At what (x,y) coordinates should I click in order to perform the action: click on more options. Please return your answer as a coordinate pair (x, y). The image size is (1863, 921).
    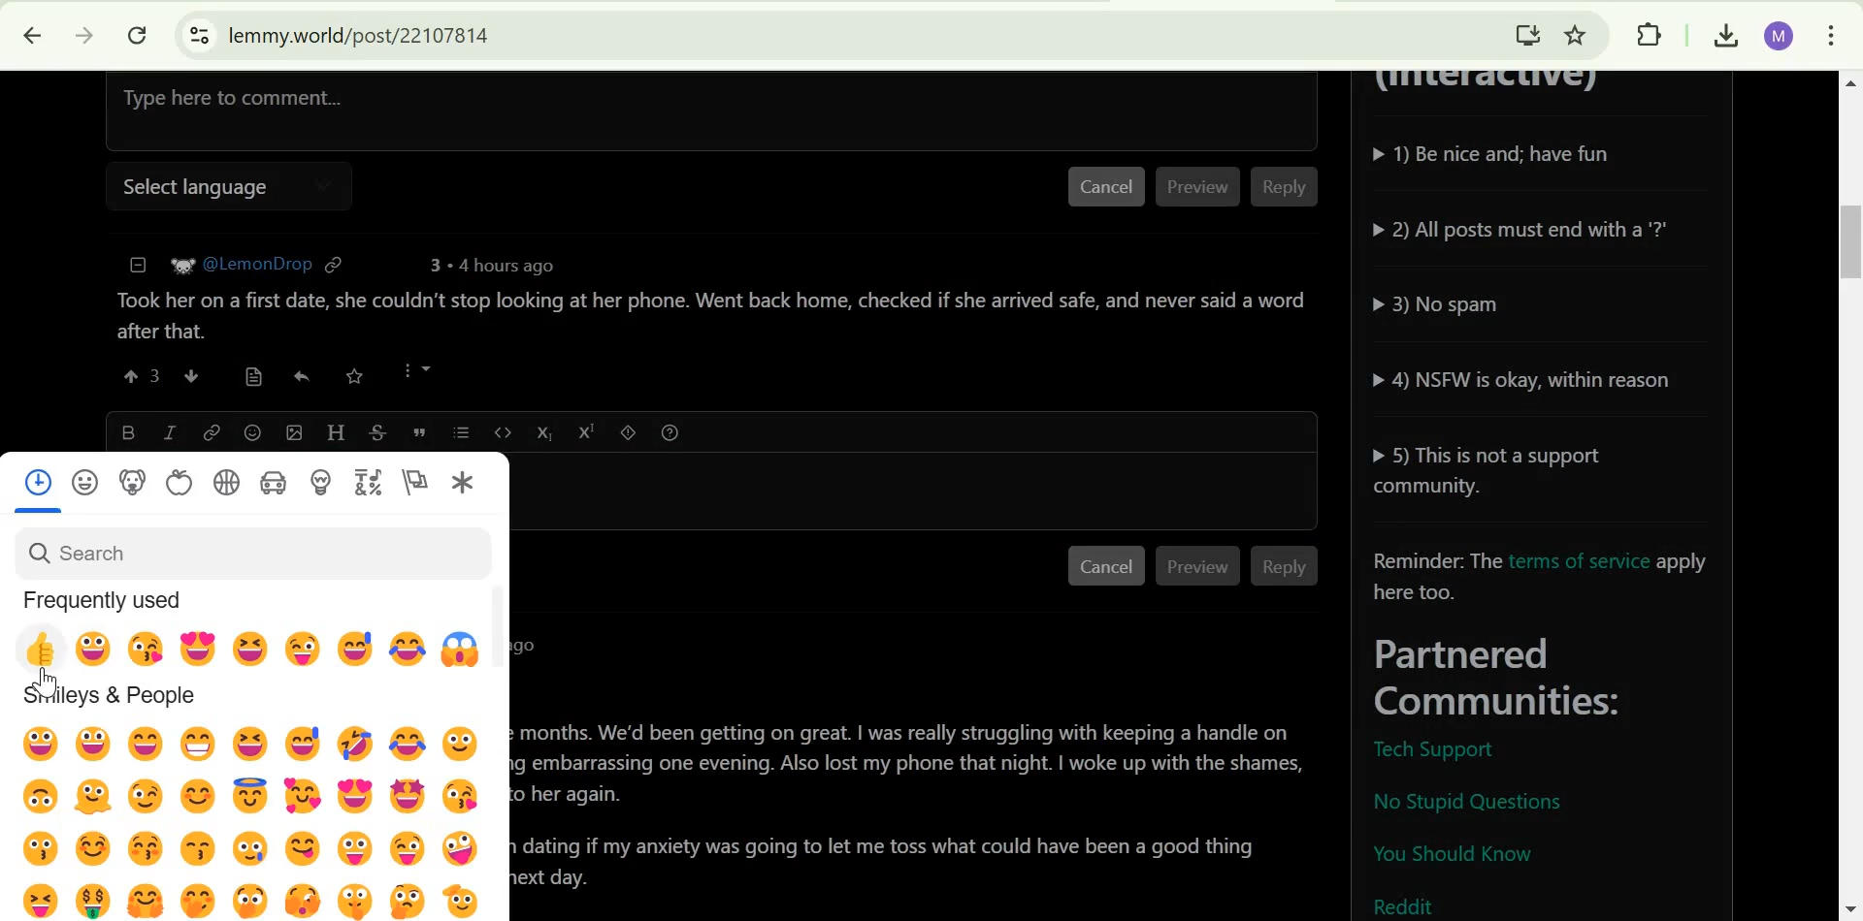
    Looking at the image, I should click on (417, 370).